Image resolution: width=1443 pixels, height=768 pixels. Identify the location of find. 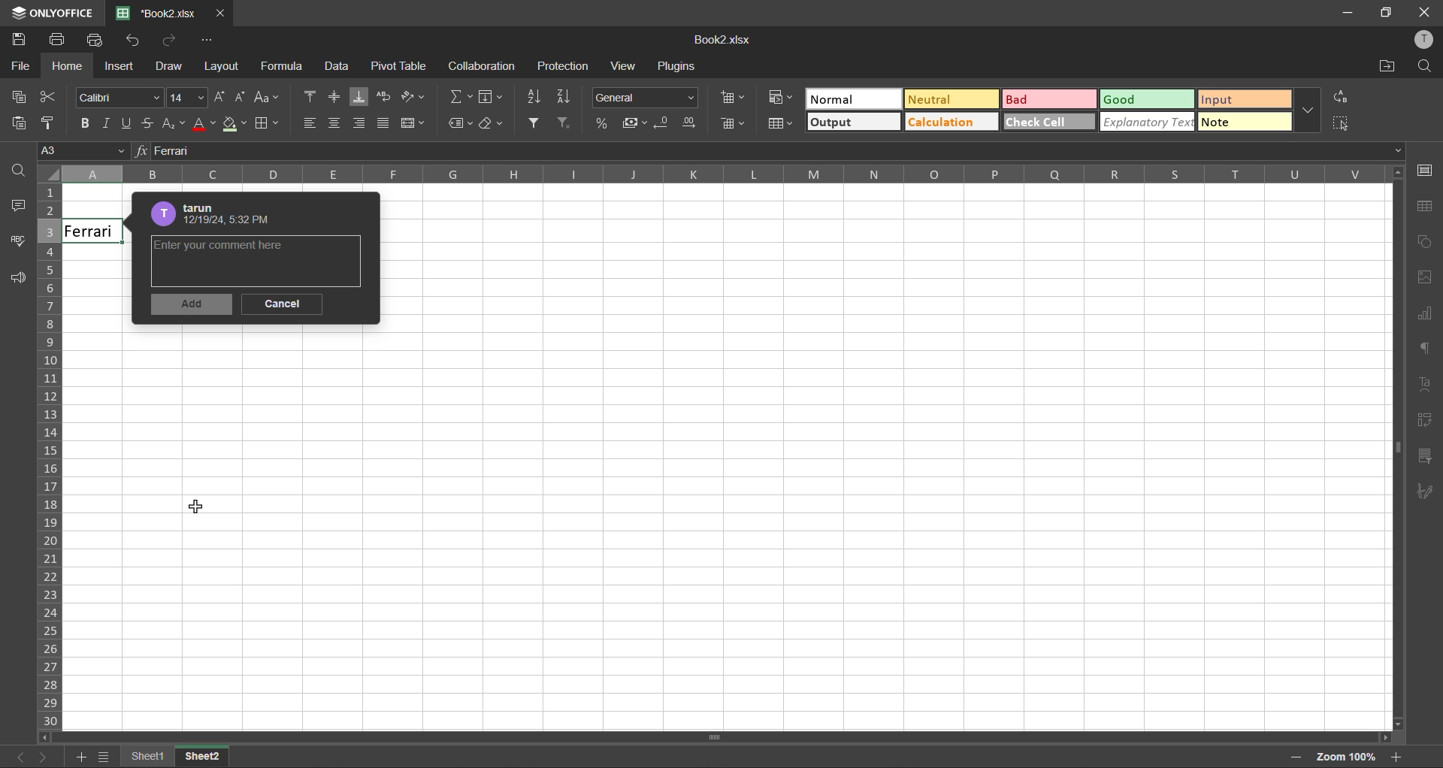
(1429, 65).